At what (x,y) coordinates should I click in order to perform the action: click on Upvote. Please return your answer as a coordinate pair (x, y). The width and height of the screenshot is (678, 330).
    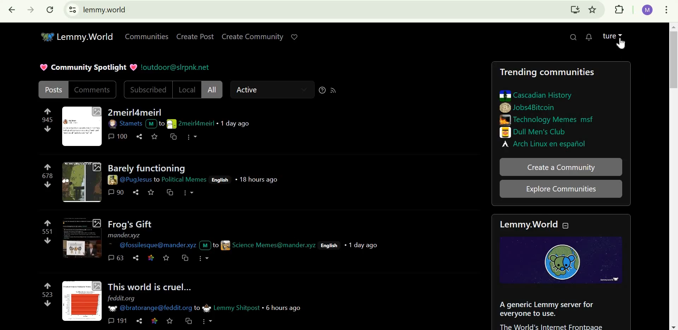
    Looking at the image, I should click on (47, 110).